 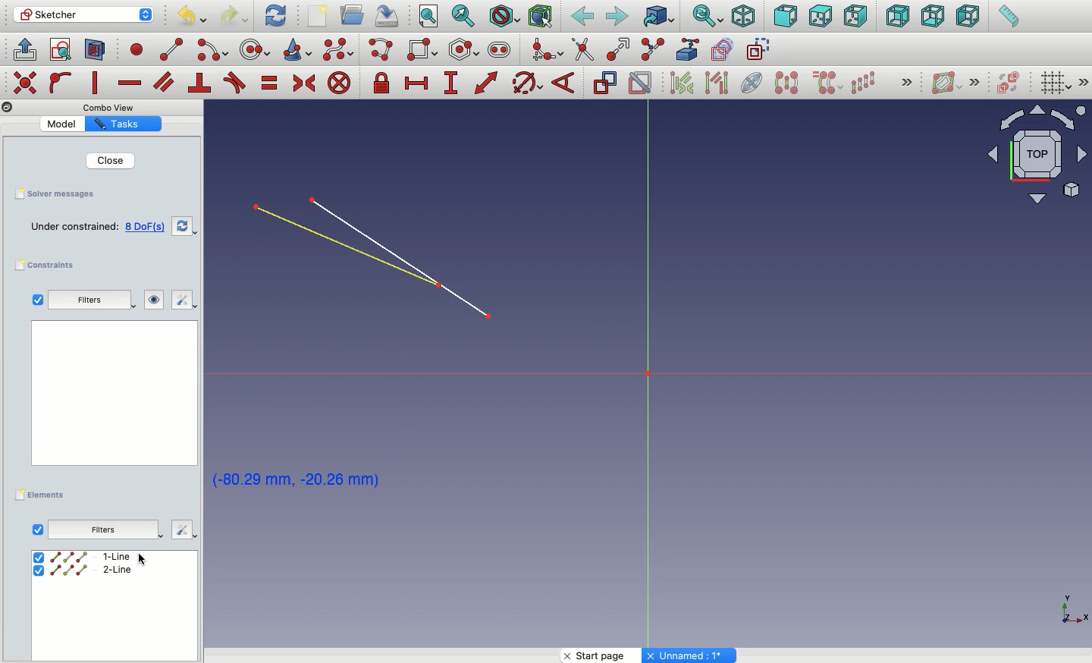 I want to click on View section, so click(x=95, y=51).